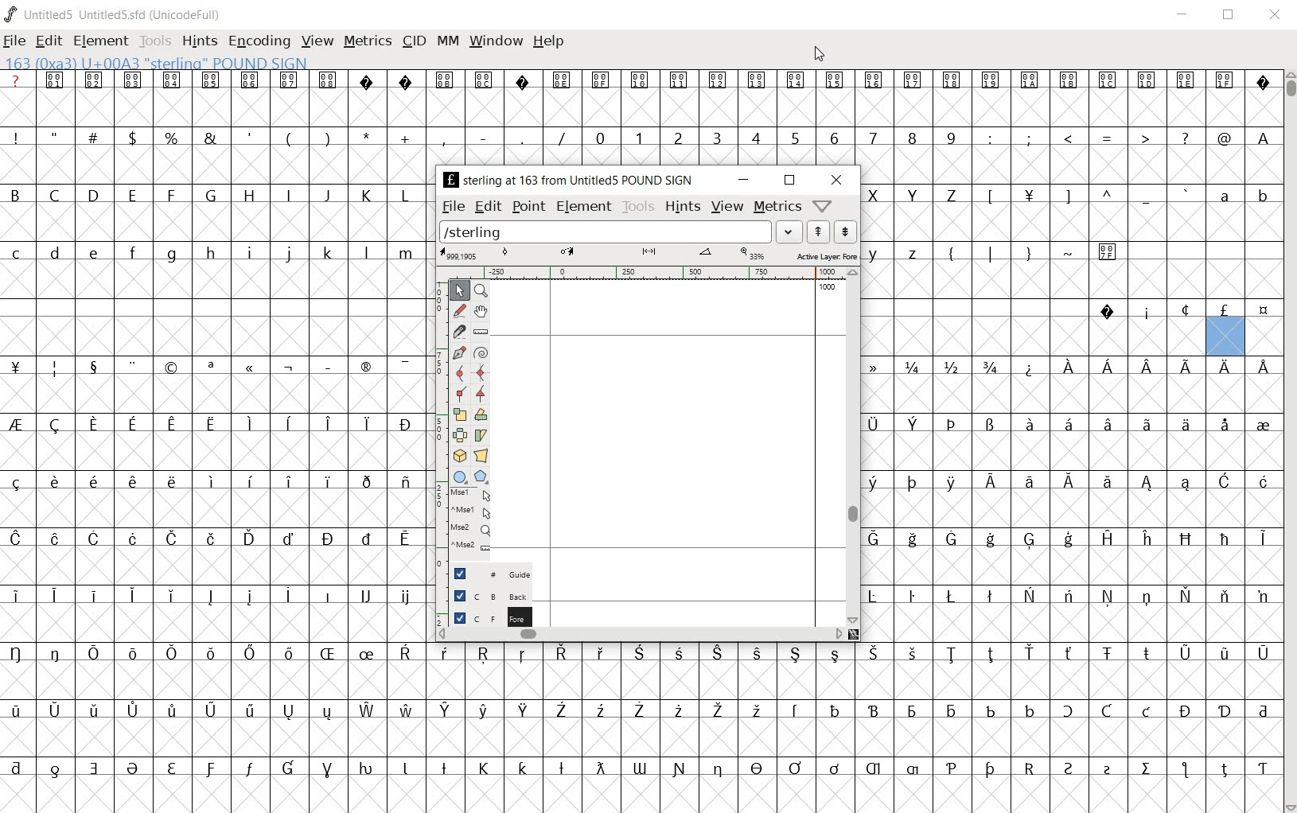 The height and width of the screenshot is (813, 1297). I want to click on Rectangle/ellipse, so click(462, 477).